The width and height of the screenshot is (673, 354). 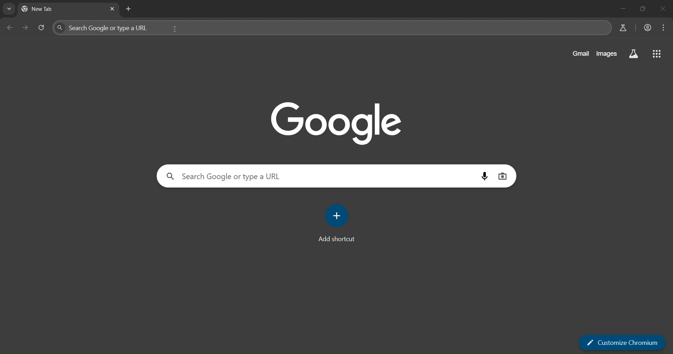 What do you see at coordinates (484, 176) in the screenshot?
I see `voice search` at bounding box center [484, 176].